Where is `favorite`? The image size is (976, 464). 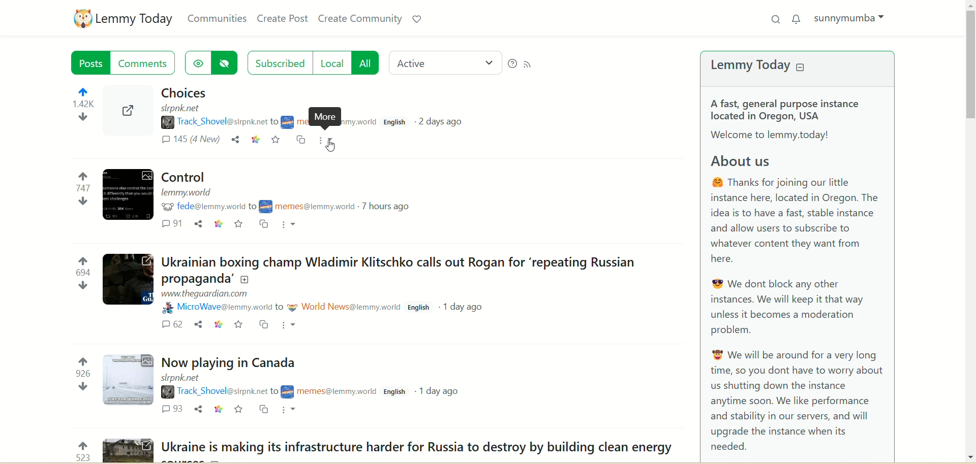
favorite is located at coordinates (241, 410).